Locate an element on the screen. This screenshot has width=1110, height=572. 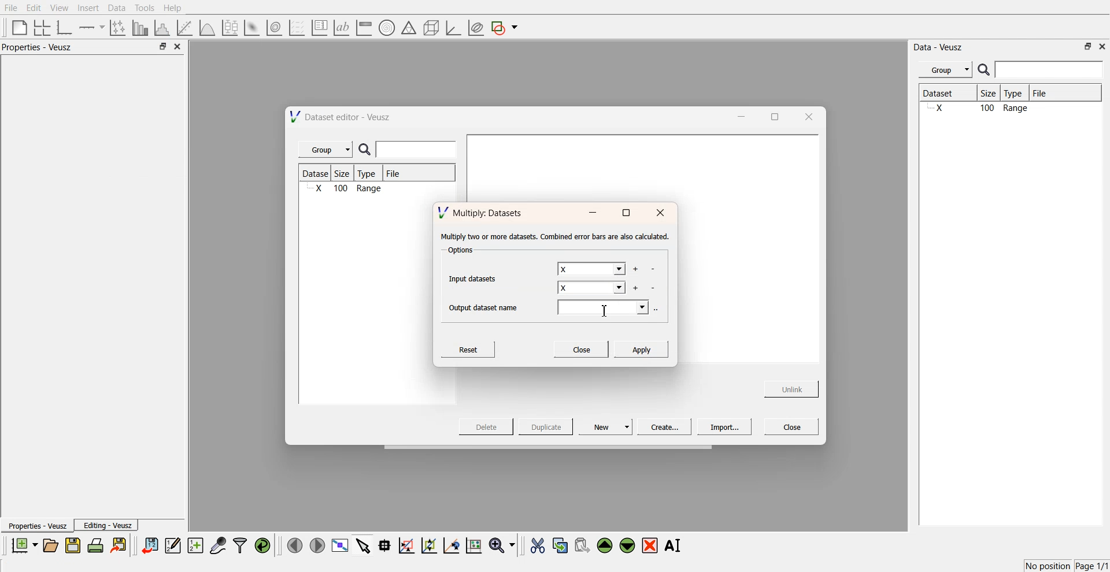
maximise is located at coordinates (626, 213).